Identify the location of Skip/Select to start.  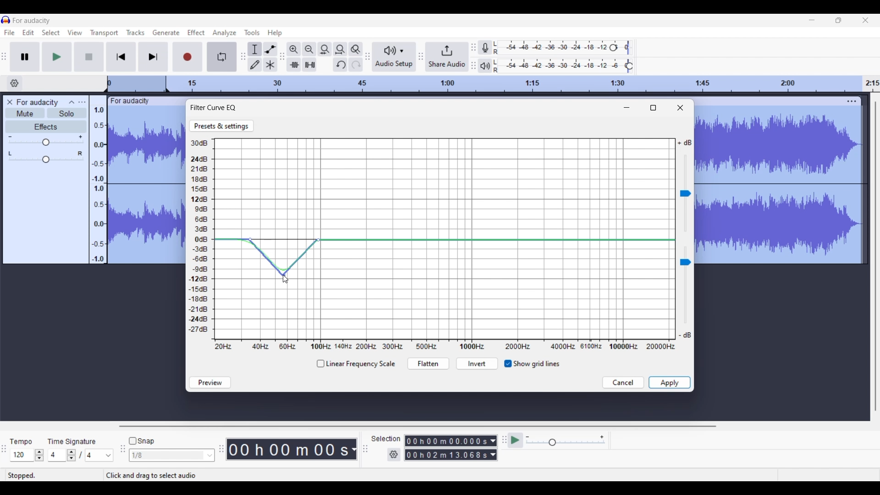
(121, 57).